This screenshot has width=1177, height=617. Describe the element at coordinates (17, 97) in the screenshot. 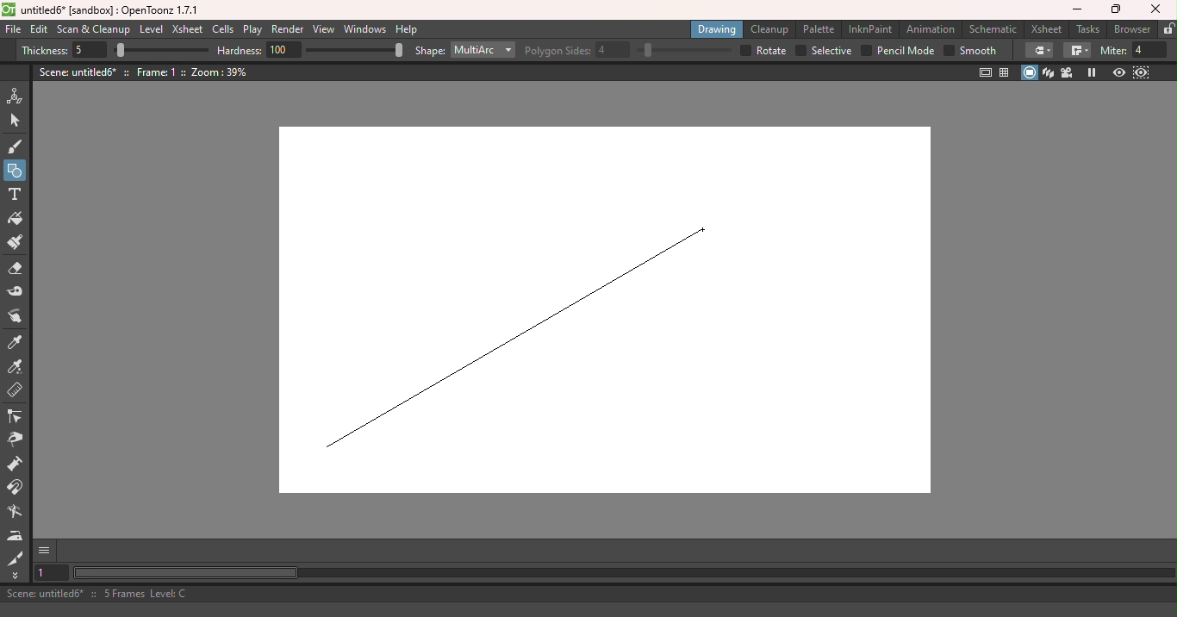

I see `Animate tool` at that location.